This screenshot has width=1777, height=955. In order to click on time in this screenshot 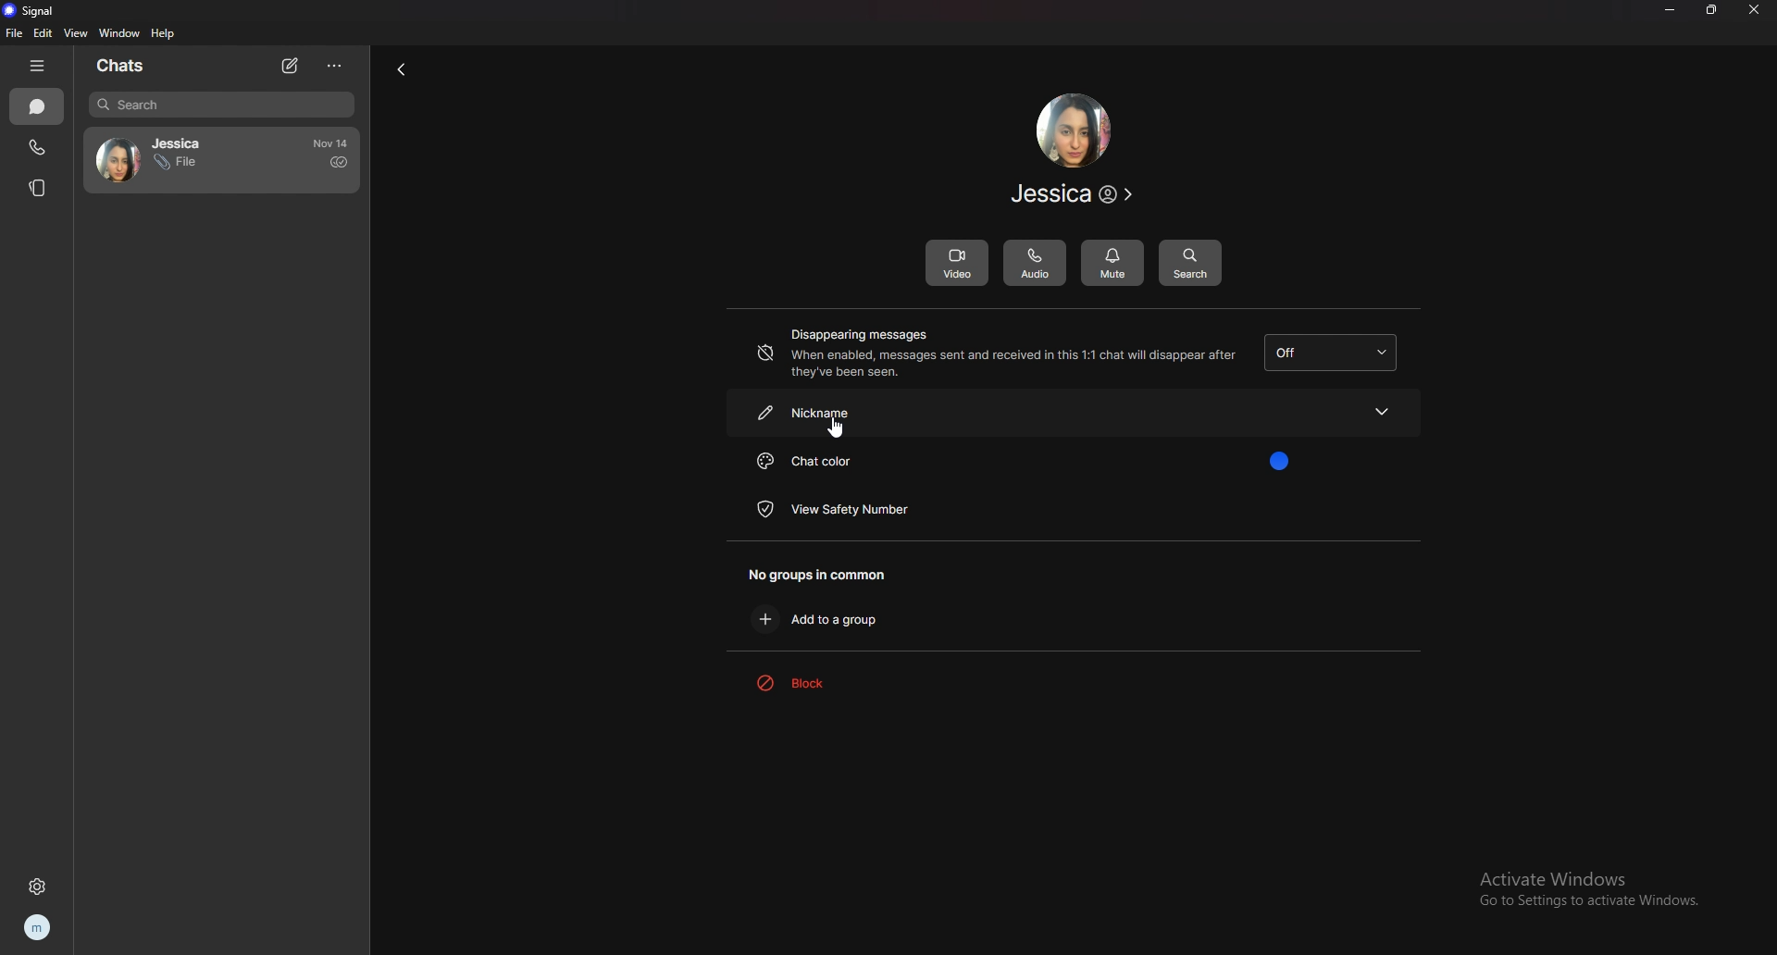, I will do `click(330, 143)`.